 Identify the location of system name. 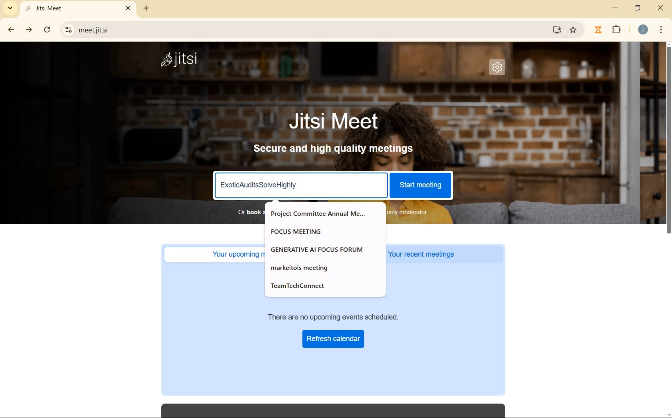
(184, 60).